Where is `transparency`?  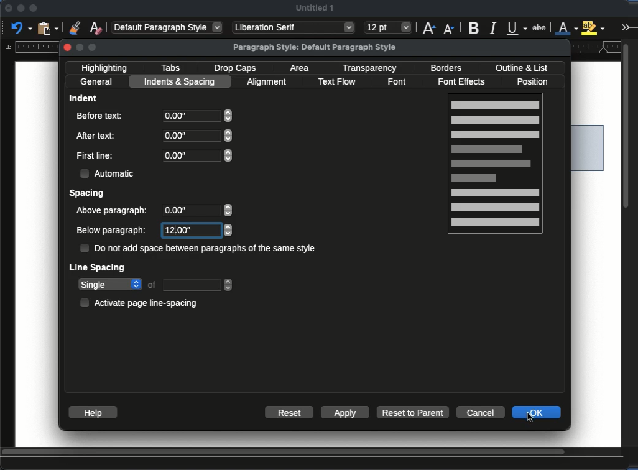
transparency is located at coordinates (371, 68).